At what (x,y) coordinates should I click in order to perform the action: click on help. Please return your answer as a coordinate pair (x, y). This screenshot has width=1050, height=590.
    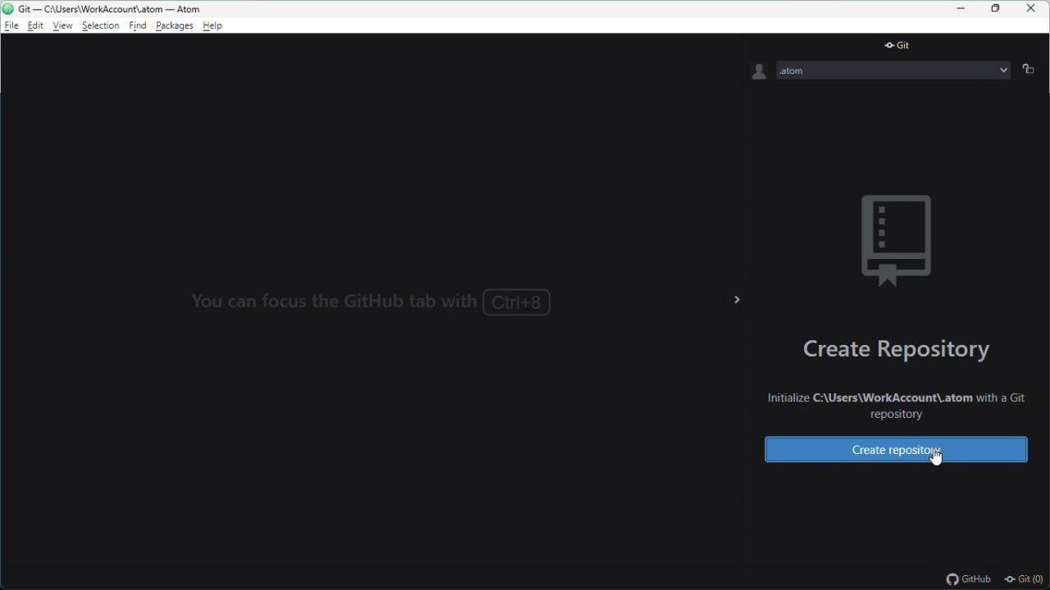
    Looking at the image, I should click on (213, 26).